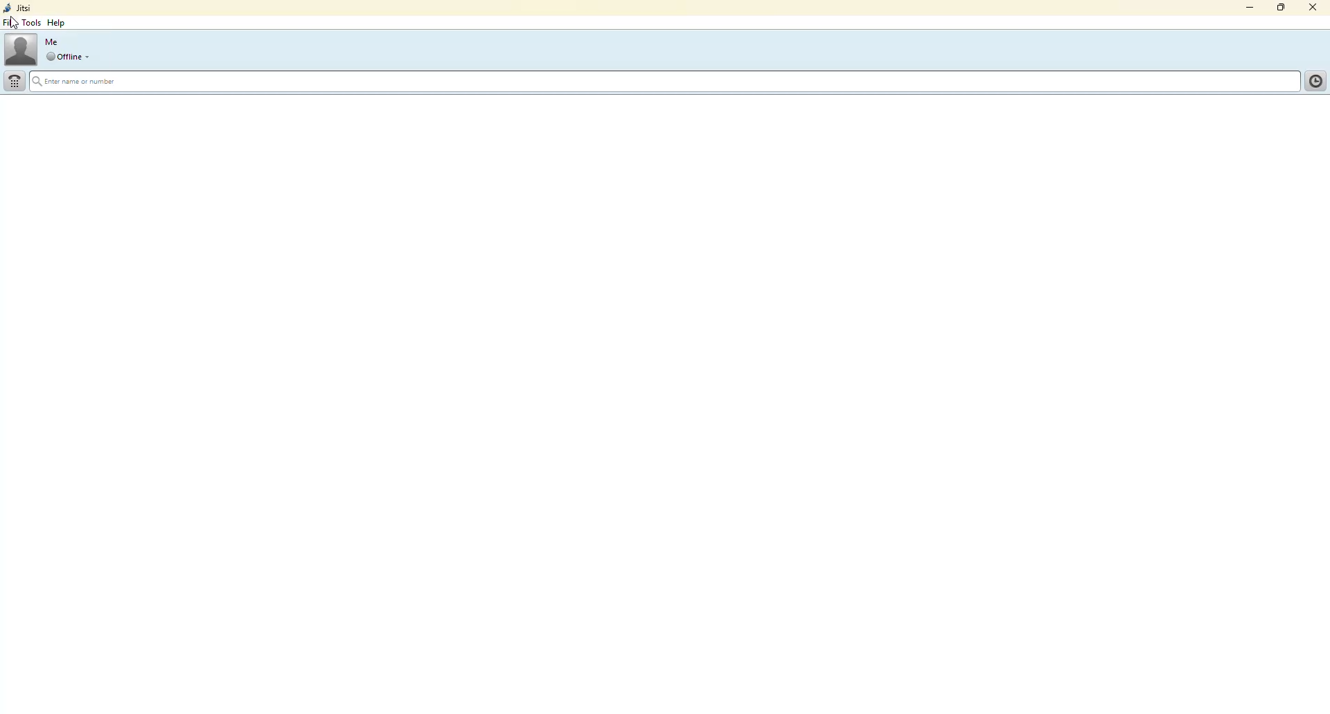  I want to click on contact list, so click(1312, 81).